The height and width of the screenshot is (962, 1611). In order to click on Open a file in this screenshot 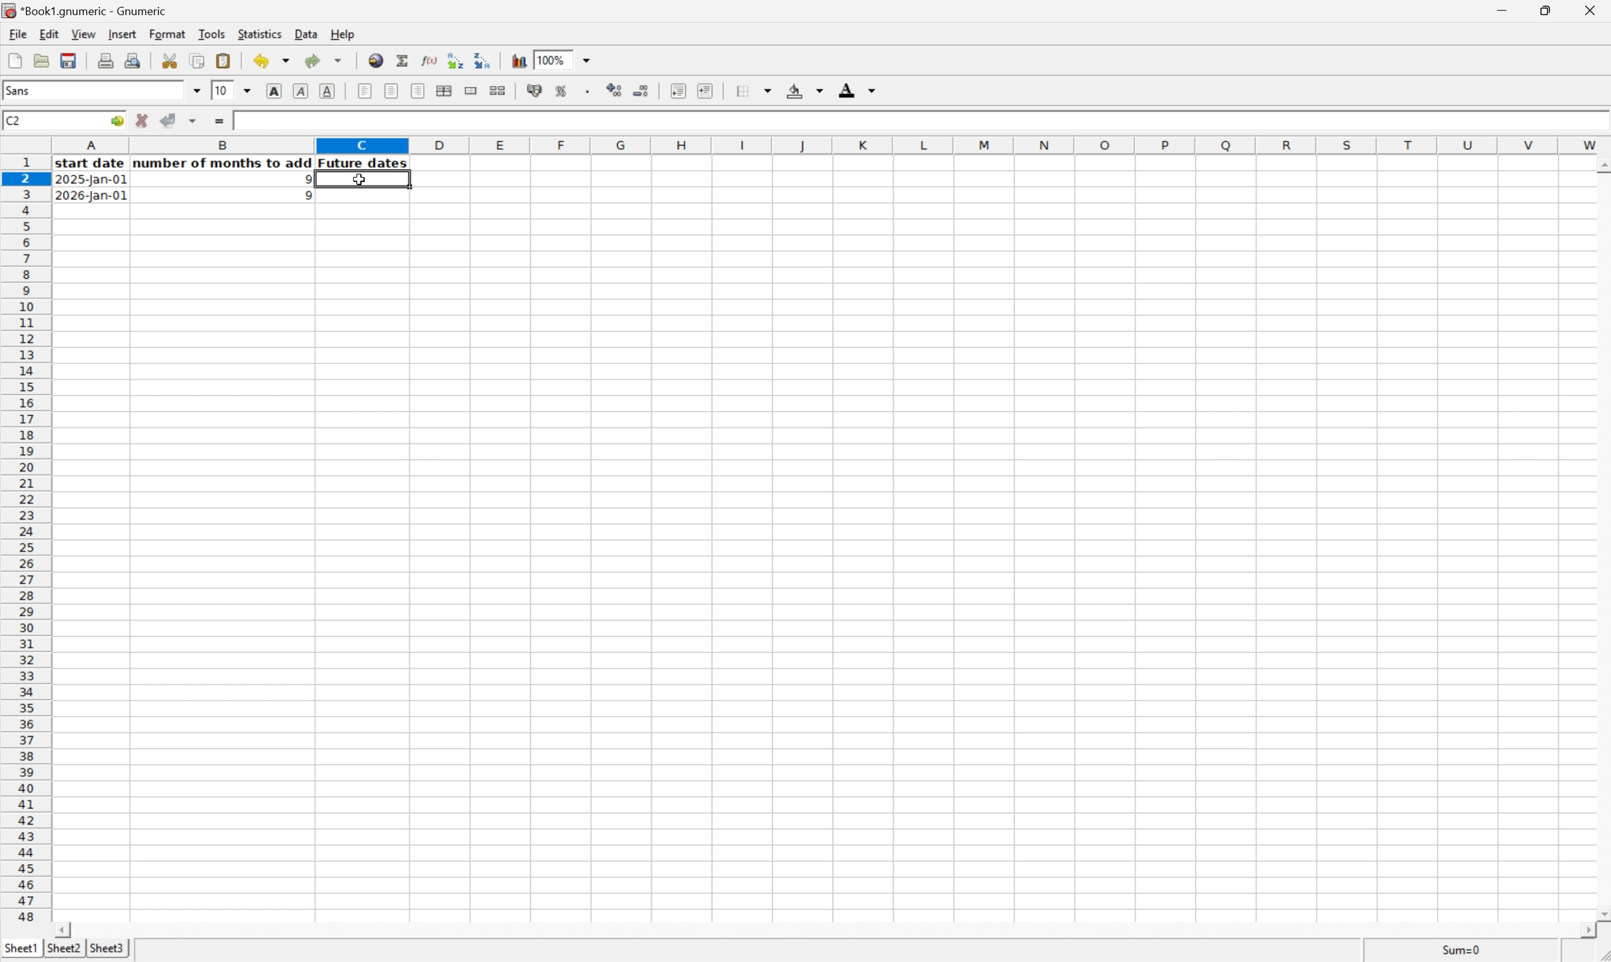, I will do `click(40, 60)`.